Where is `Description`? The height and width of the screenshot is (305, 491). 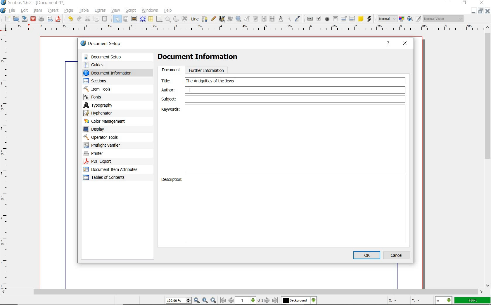
Description is located at coordinates (295, 209).